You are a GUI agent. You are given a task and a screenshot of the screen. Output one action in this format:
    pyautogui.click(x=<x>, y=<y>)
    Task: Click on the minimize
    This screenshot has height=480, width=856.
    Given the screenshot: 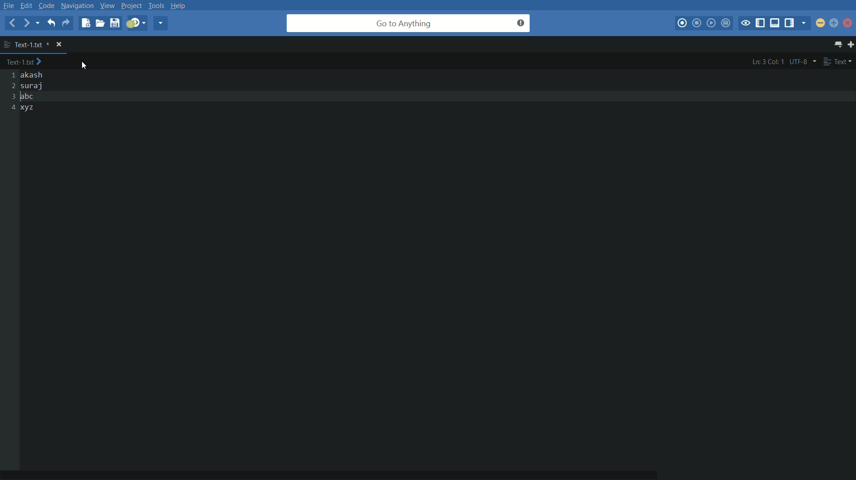 What is the action you would take?
    pyautogui.click(x=821, y=23)
    